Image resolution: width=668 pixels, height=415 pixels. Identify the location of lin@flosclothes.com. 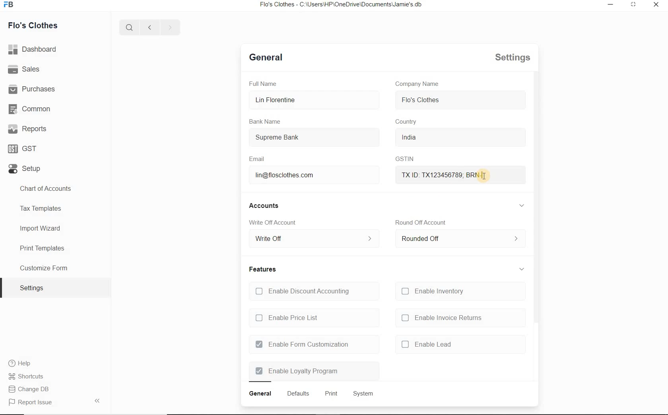
(295, 176).